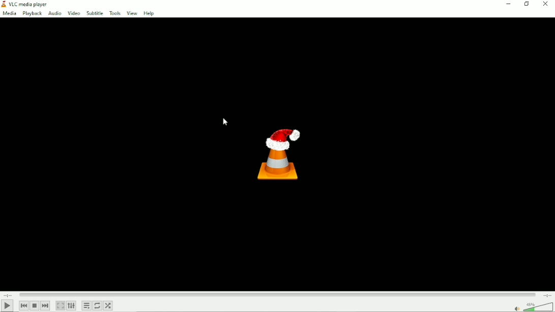 The width and height of the screenshot is (555, 312). What do you see at coordinates (148, 13) in the screenshot?
I see `Help` at bounding box center [148, 13].